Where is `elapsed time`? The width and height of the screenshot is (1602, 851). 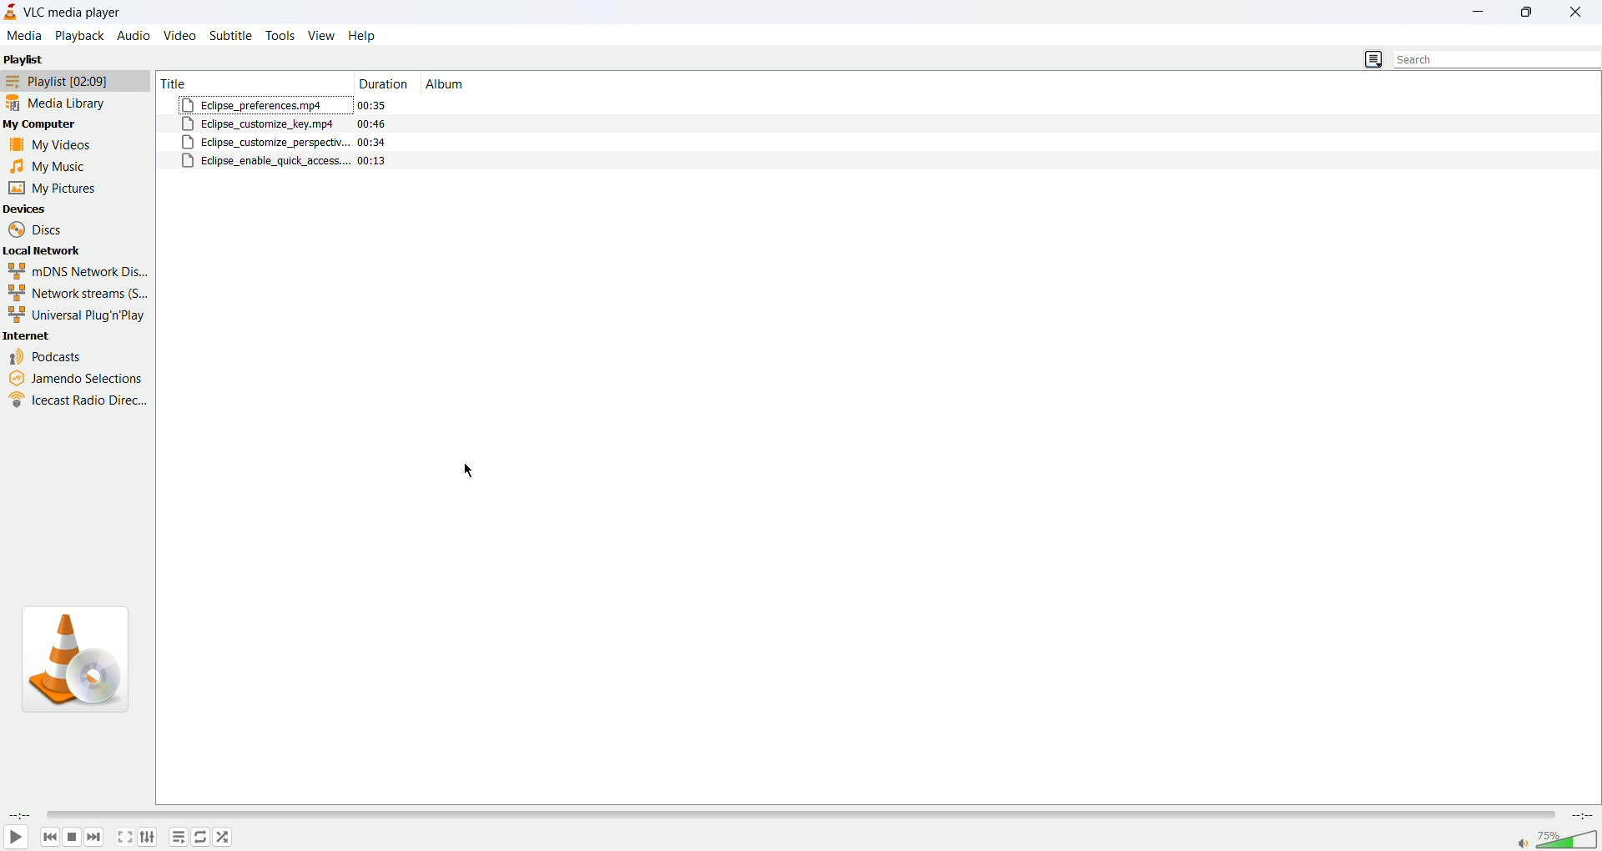 elapsed time is located at coordinates (19, 816).